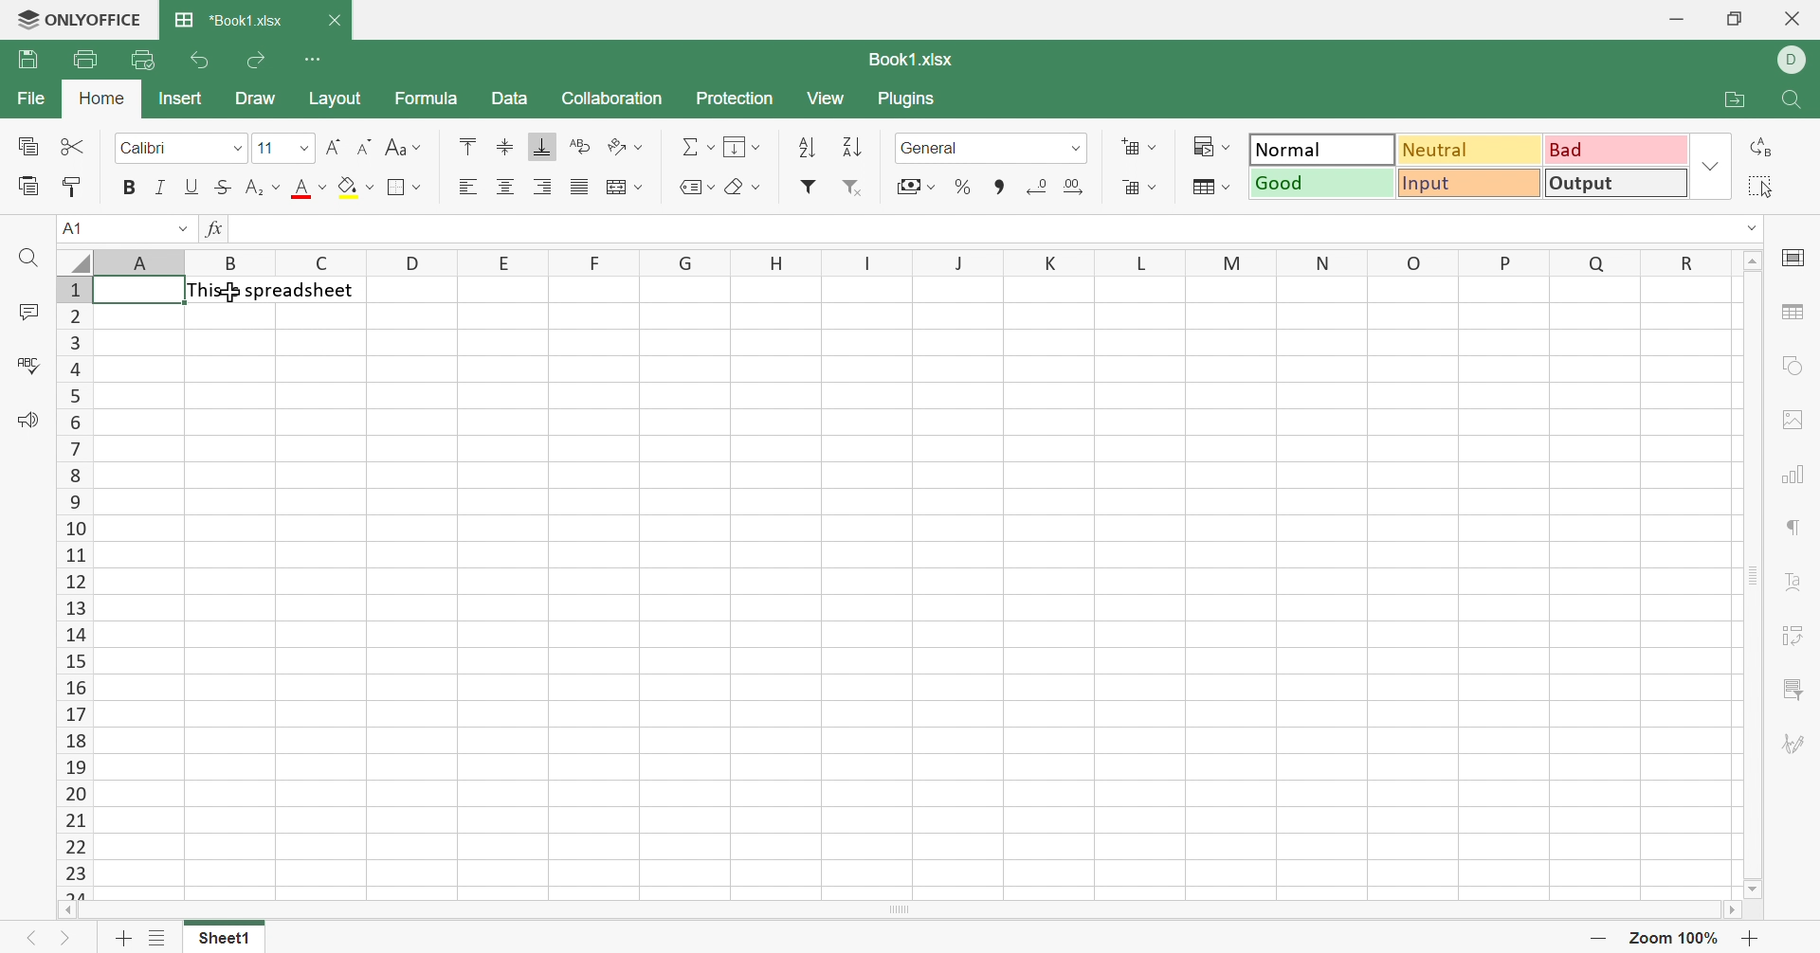 Image resolution: width=1820 pixels, height=953 pixels. Describe the element at coordinates (1228, 148) in the screenshot. I see `Drop Down` at that location.